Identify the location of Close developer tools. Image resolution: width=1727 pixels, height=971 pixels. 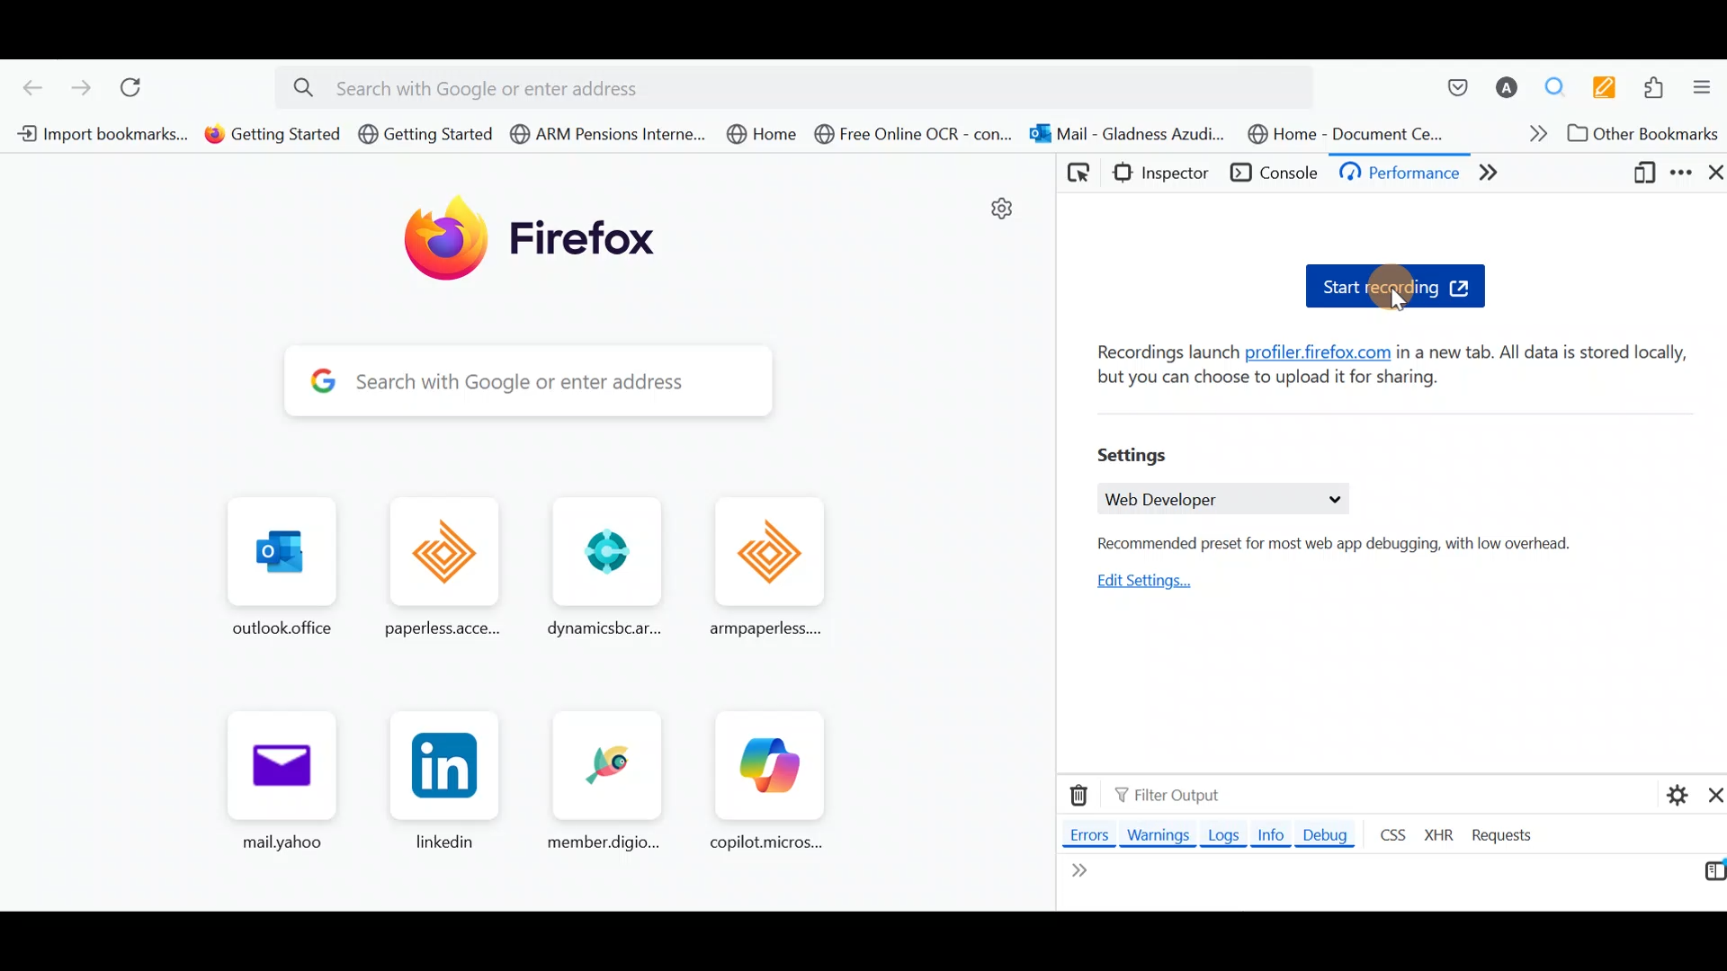
(1714, 174).